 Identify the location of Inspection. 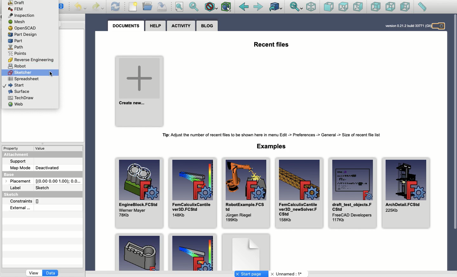
(26, 15).